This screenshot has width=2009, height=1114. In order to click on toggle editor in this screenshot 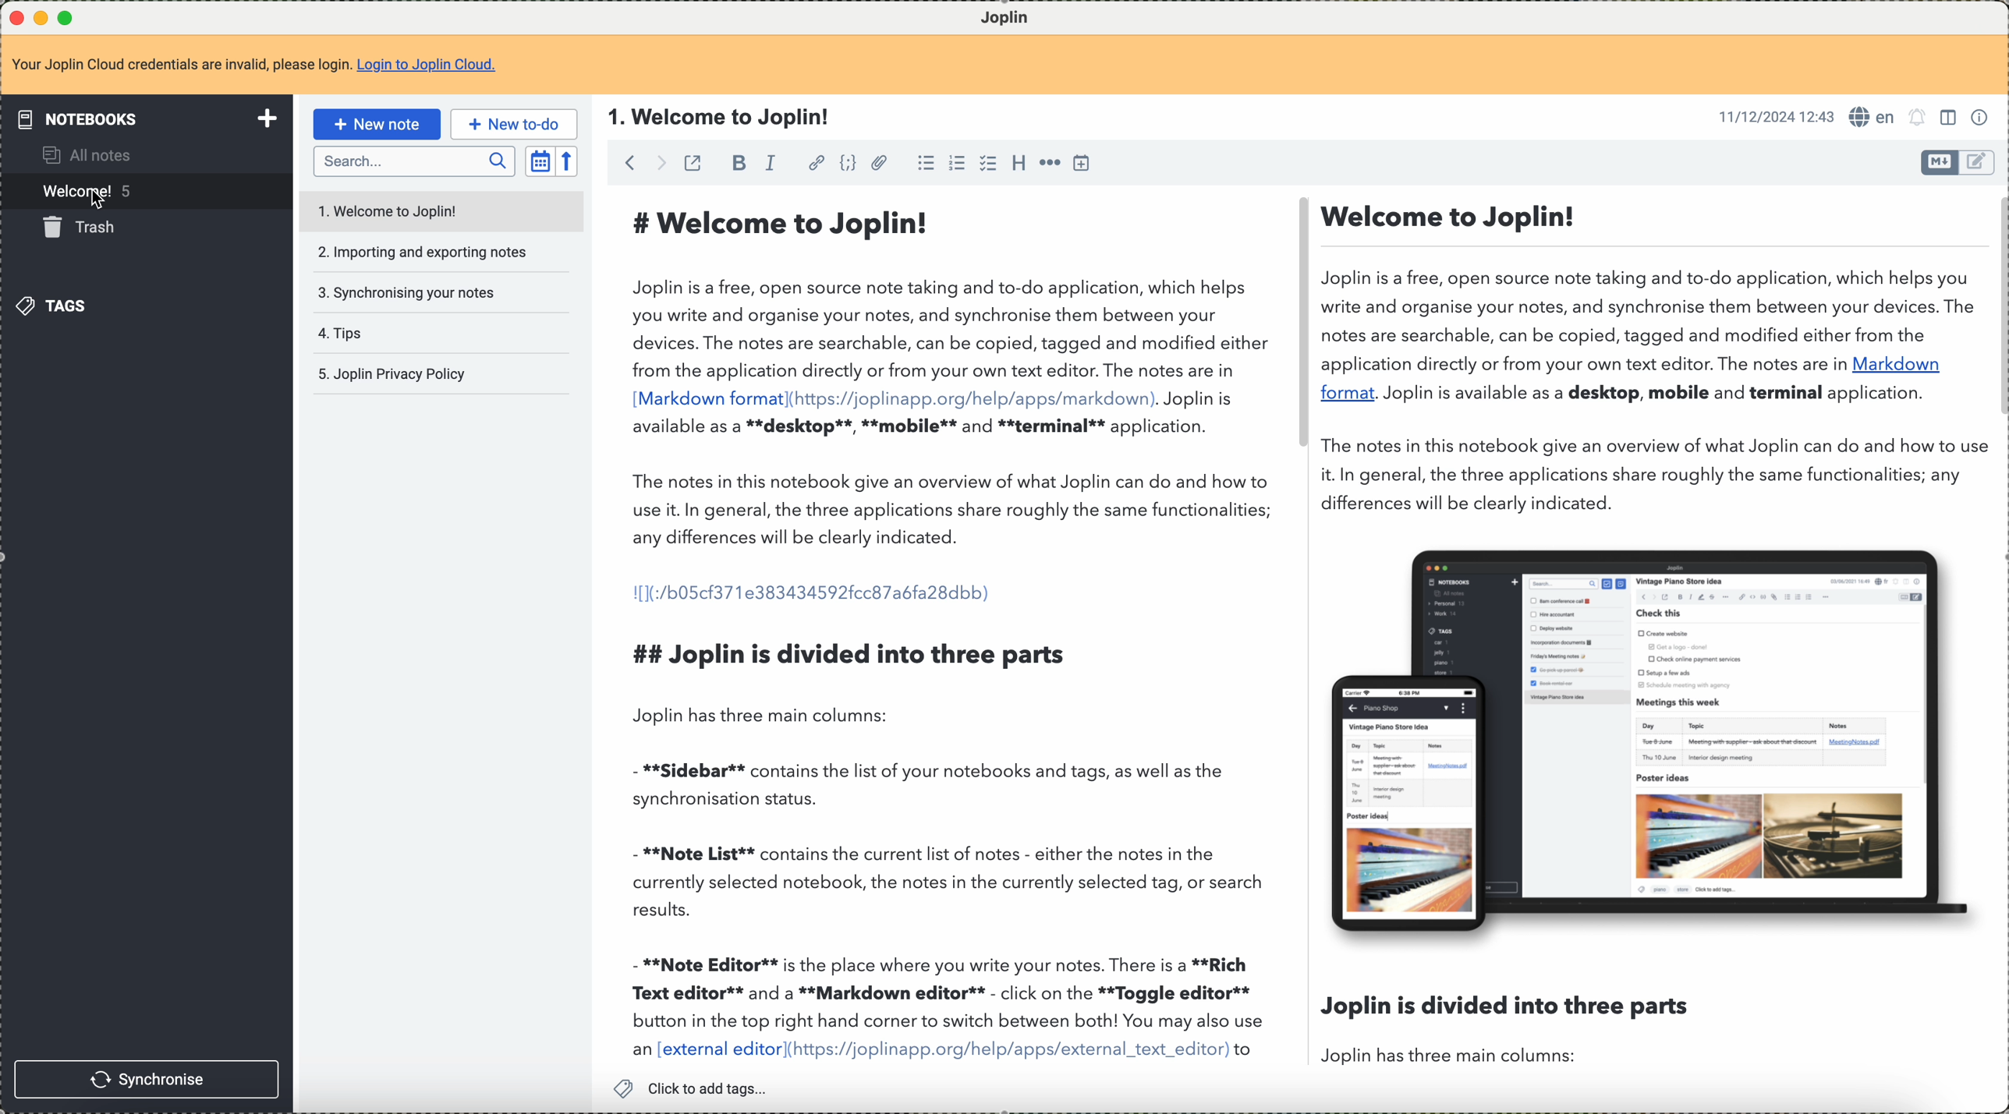, I will do `click(1939, 162)`.